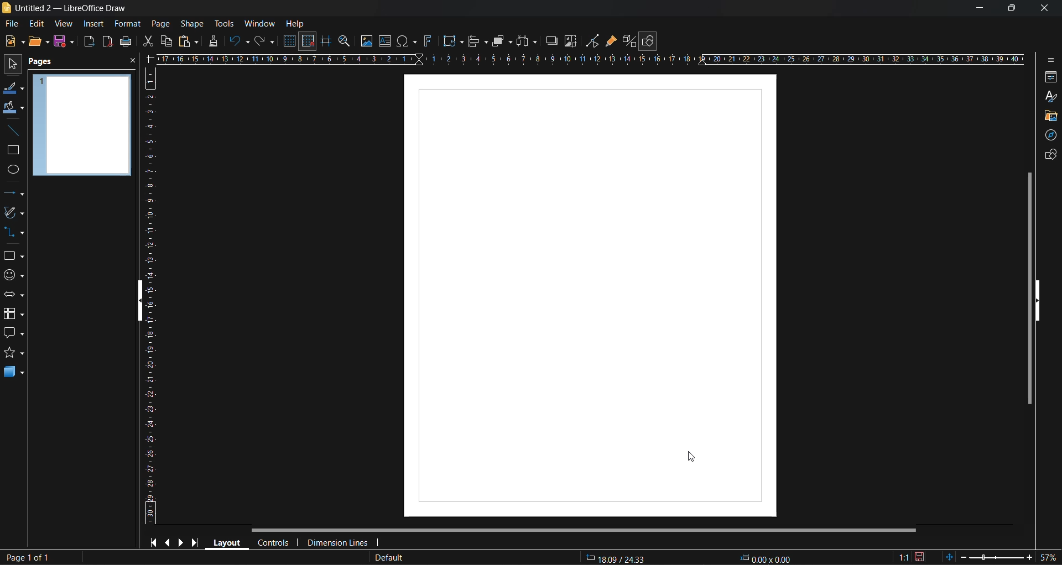  What do you see at coordinates (919, 557) in the screenshot?
I see `click to save` at bounding box center [919, 557].